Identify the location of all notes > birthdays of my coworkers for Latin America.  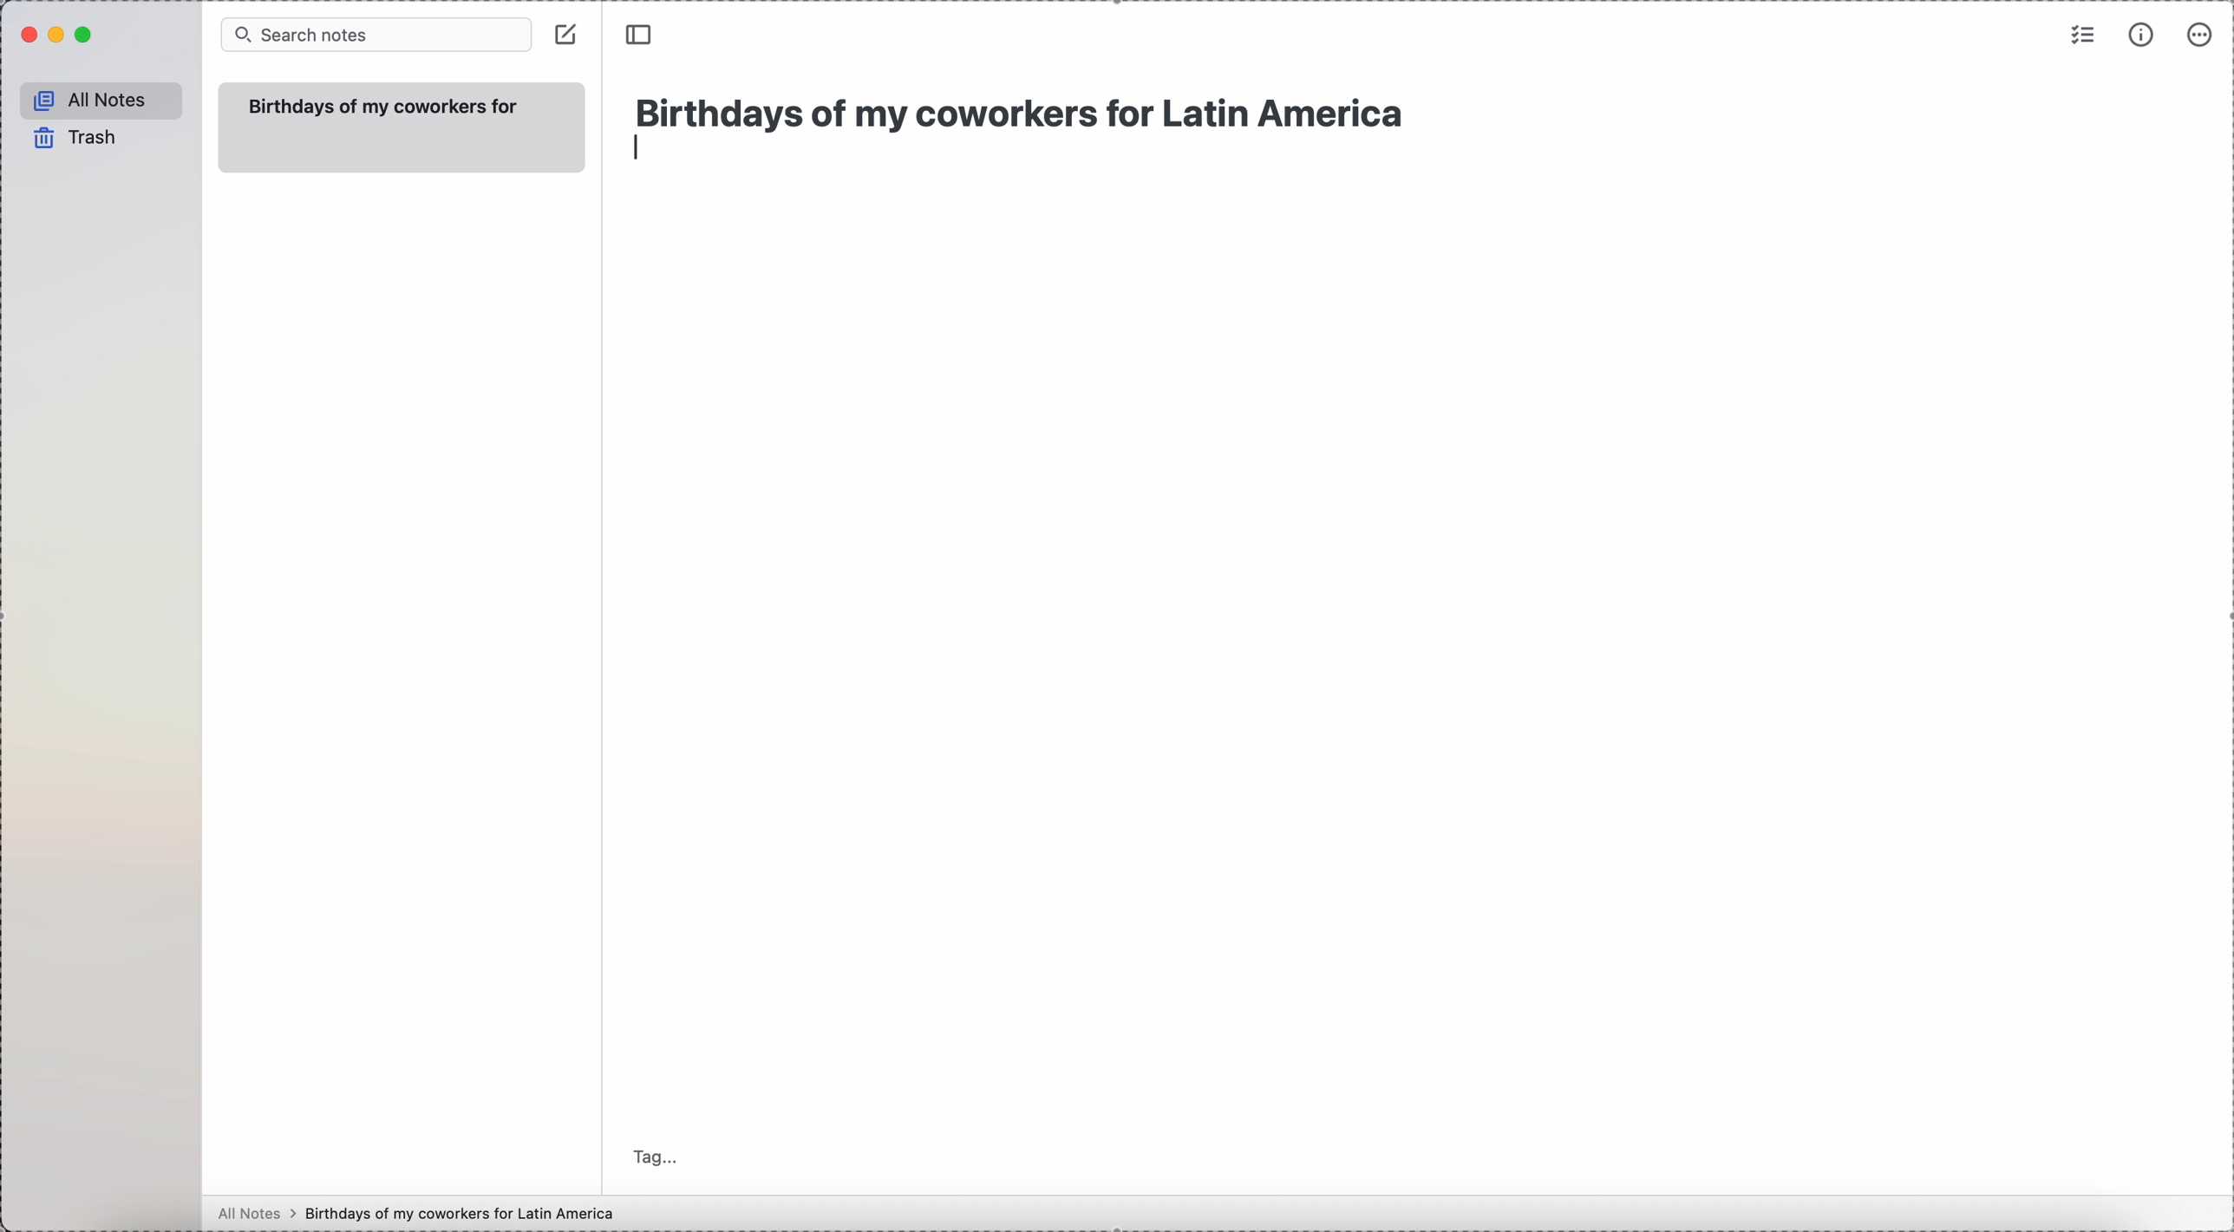
(421, 1213).